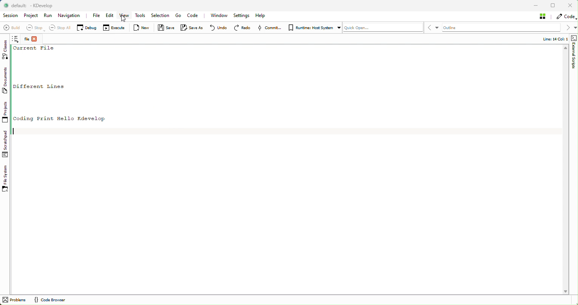  I want to click on Tools, so click(142, 16).